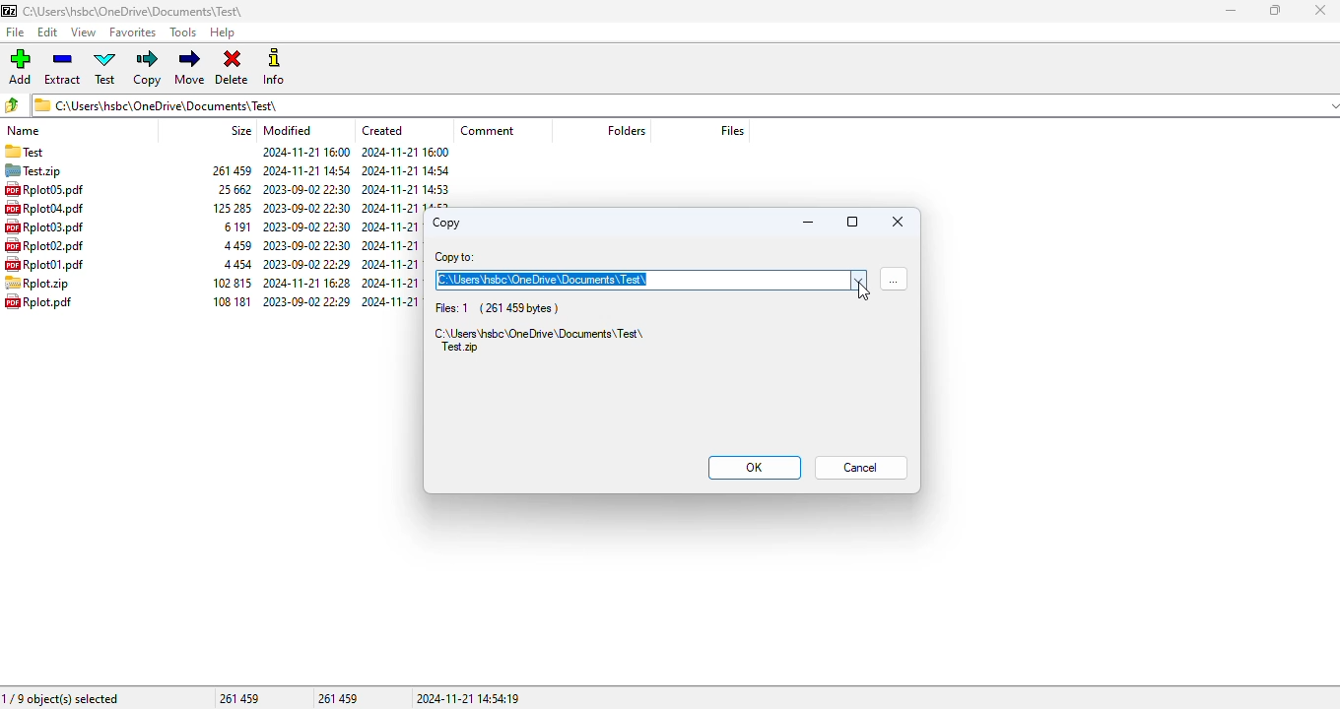  I want to click on logo, so click(10, 11).